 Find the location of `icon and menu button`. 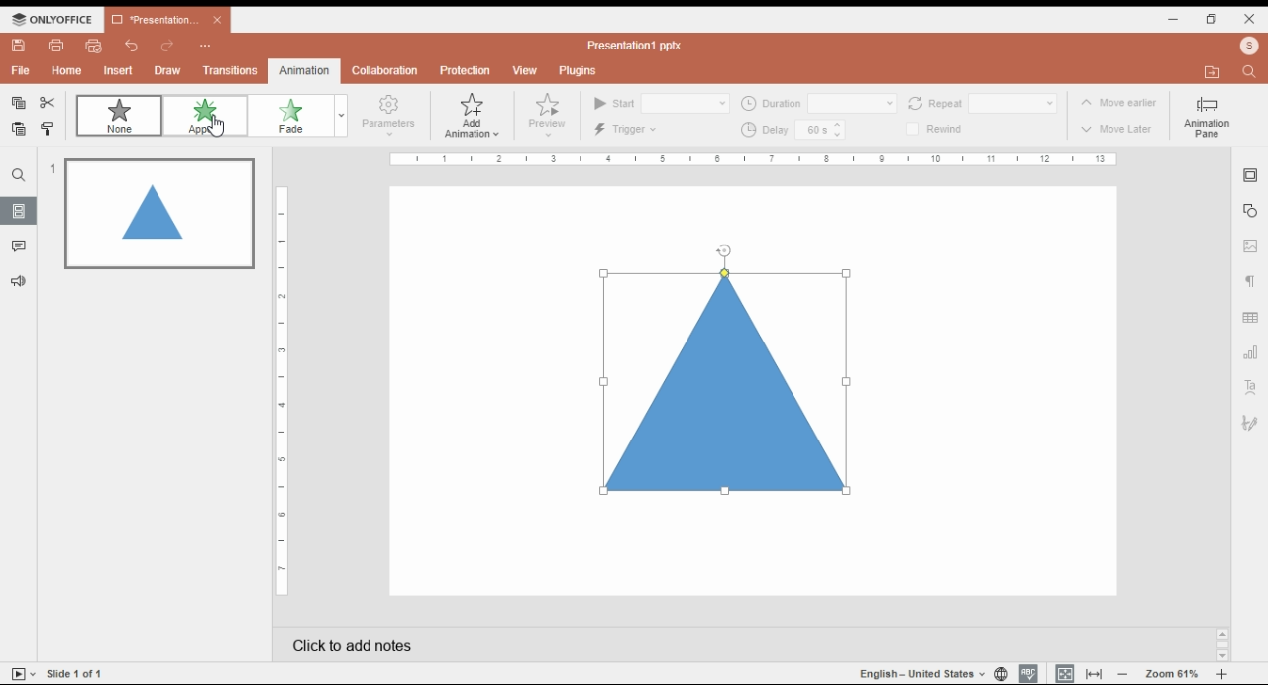

icon and menu button is located at coordinates (52, 19).